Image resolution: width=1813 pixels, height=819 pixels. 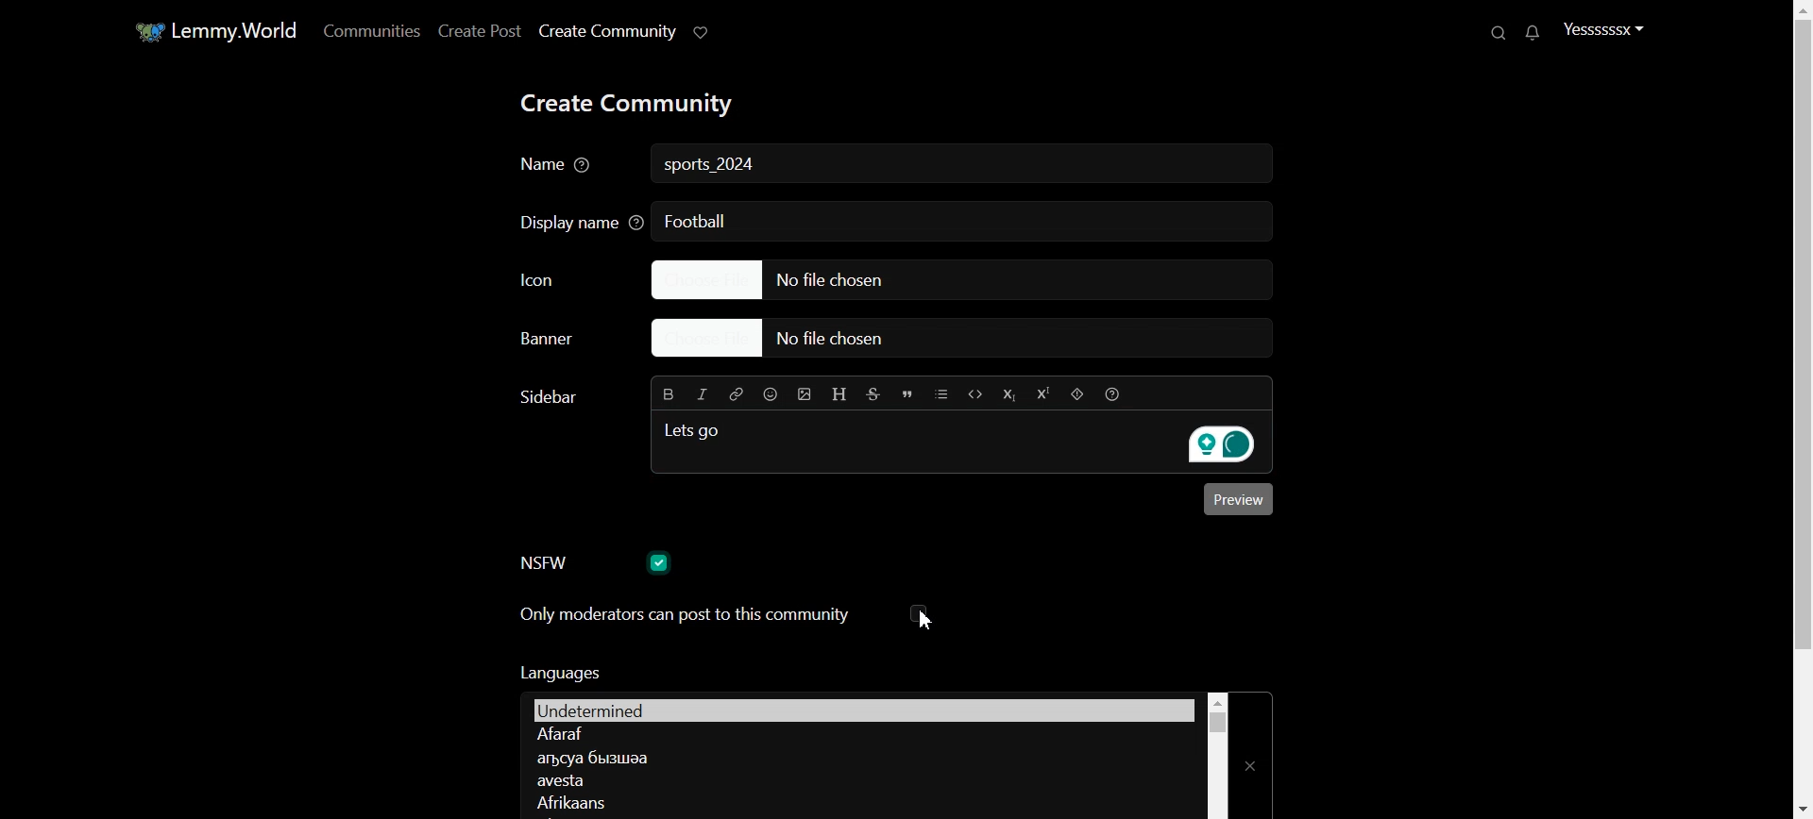 What do you see at coordinates (805, 394) in the screenshot?
I see `Insert Picture` at bounding box center [805, 394].